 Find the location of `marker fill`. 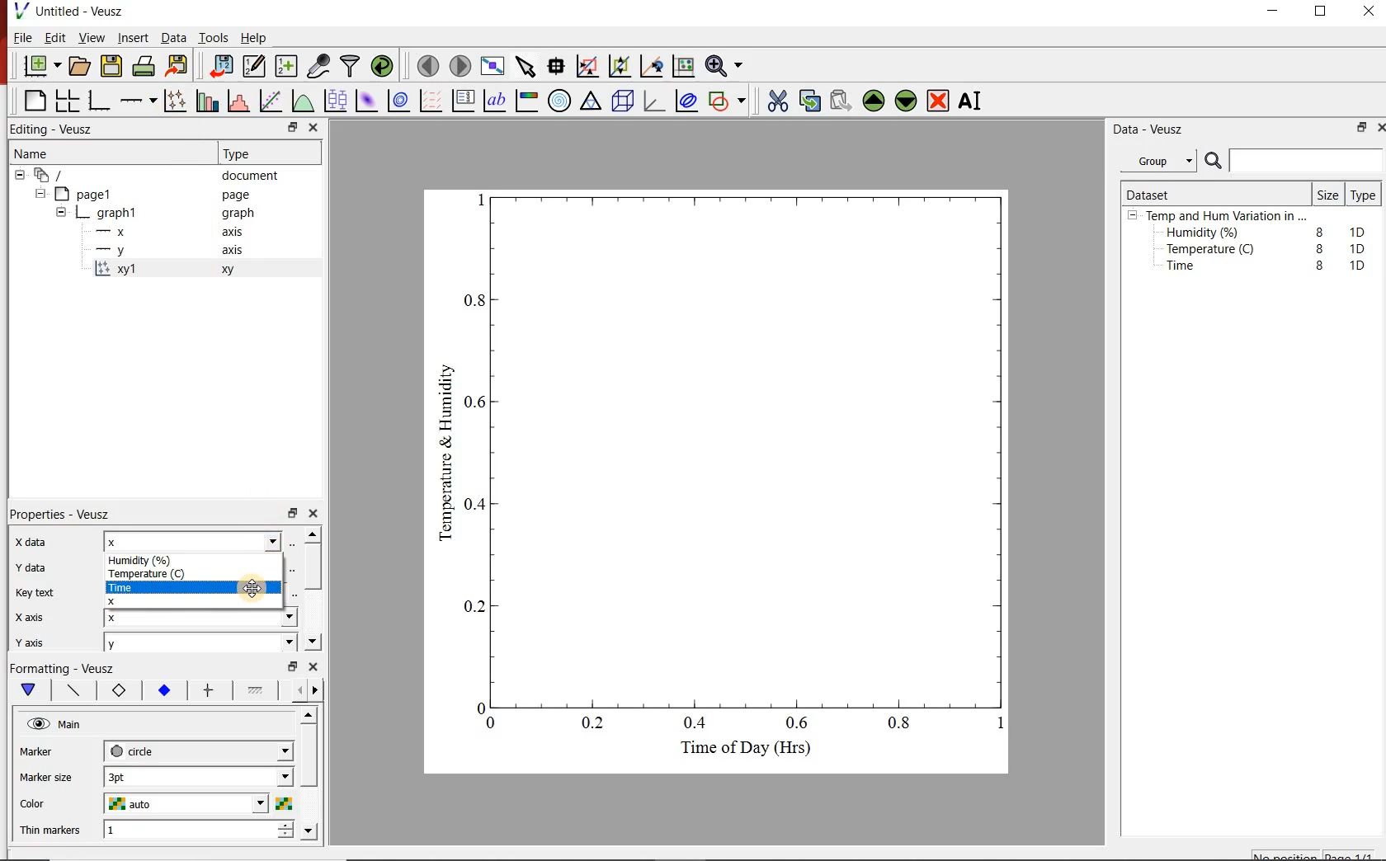

marker fill is located at coordinates (163, 690).